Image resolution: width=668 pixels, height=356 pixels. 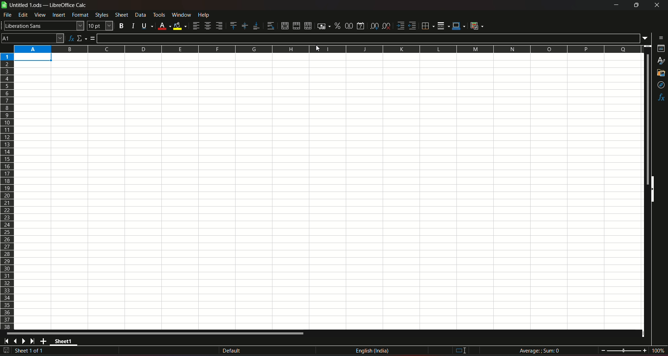 I want to click on vertical scroll bar, so click(x=647, y=120).